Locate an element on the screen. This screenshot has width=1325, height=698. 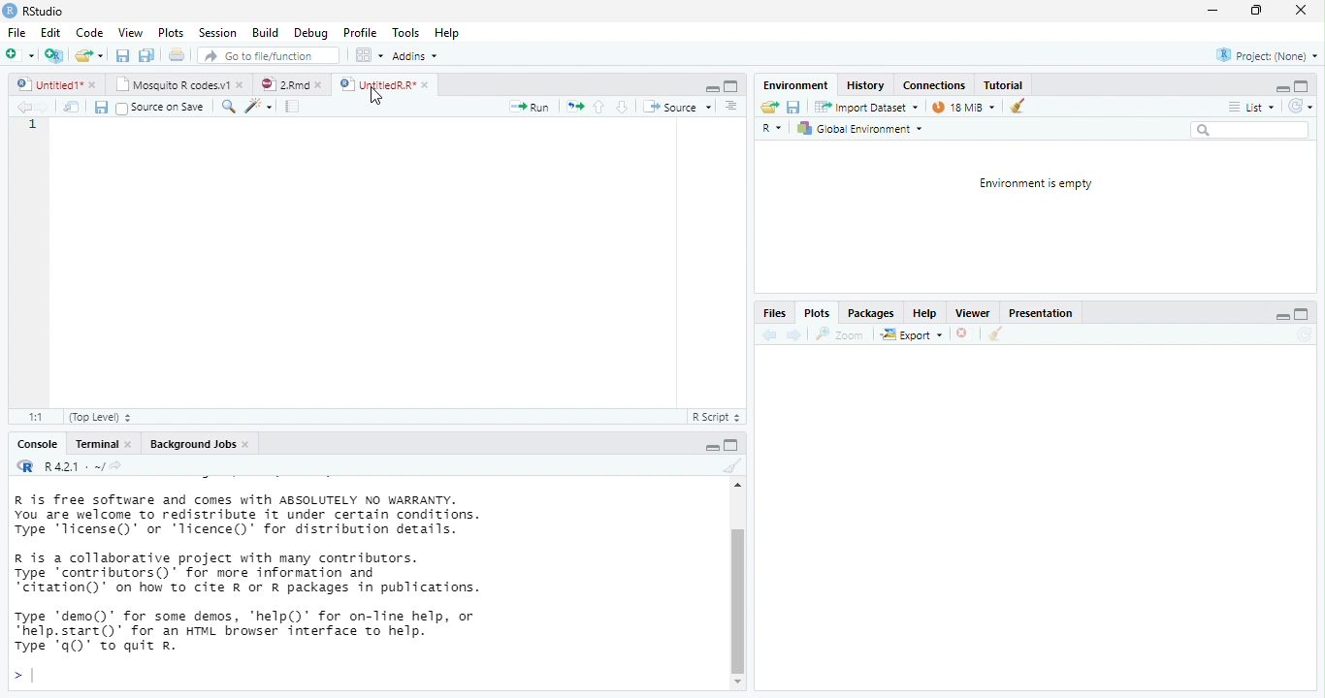
R Script is located at coordinates (714, 417).